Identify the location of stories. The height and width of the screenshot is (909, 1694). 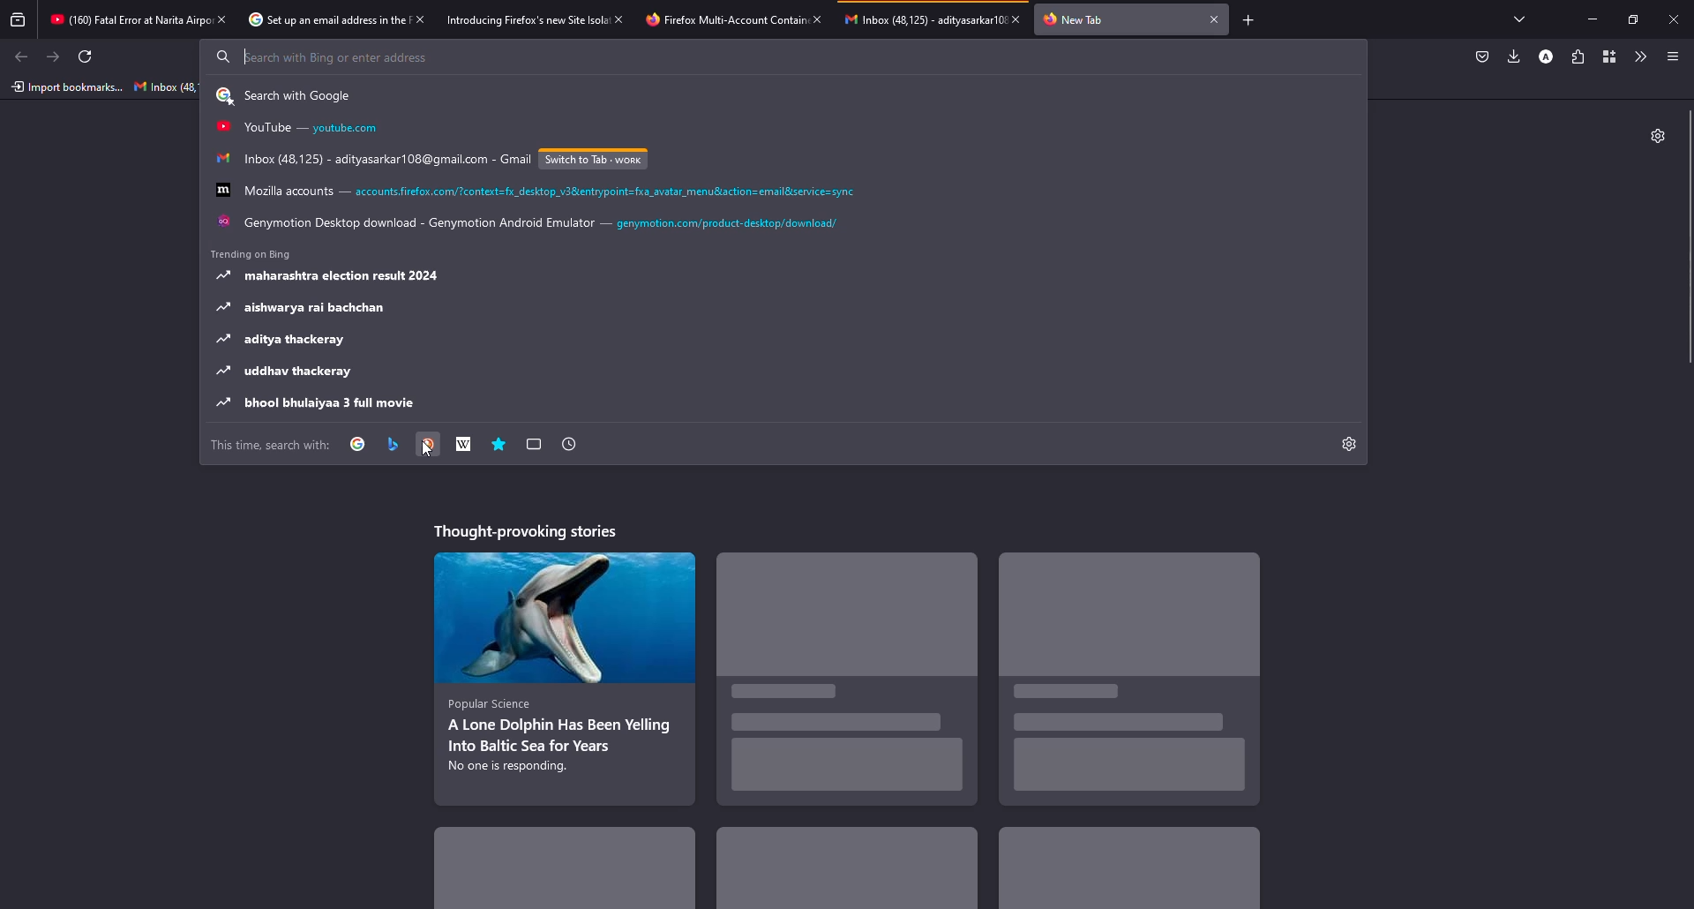
(845, 870).